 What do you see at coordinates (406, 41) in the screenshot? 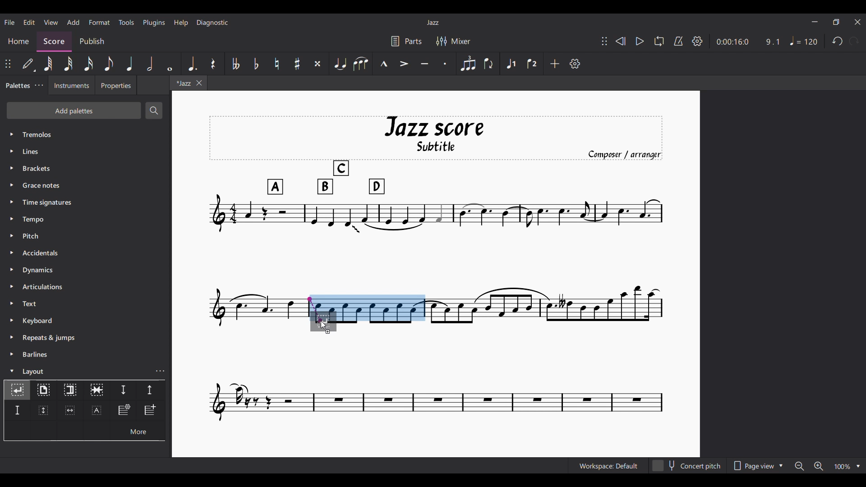
I see `Parts settings` at bounding box center [406, 41].